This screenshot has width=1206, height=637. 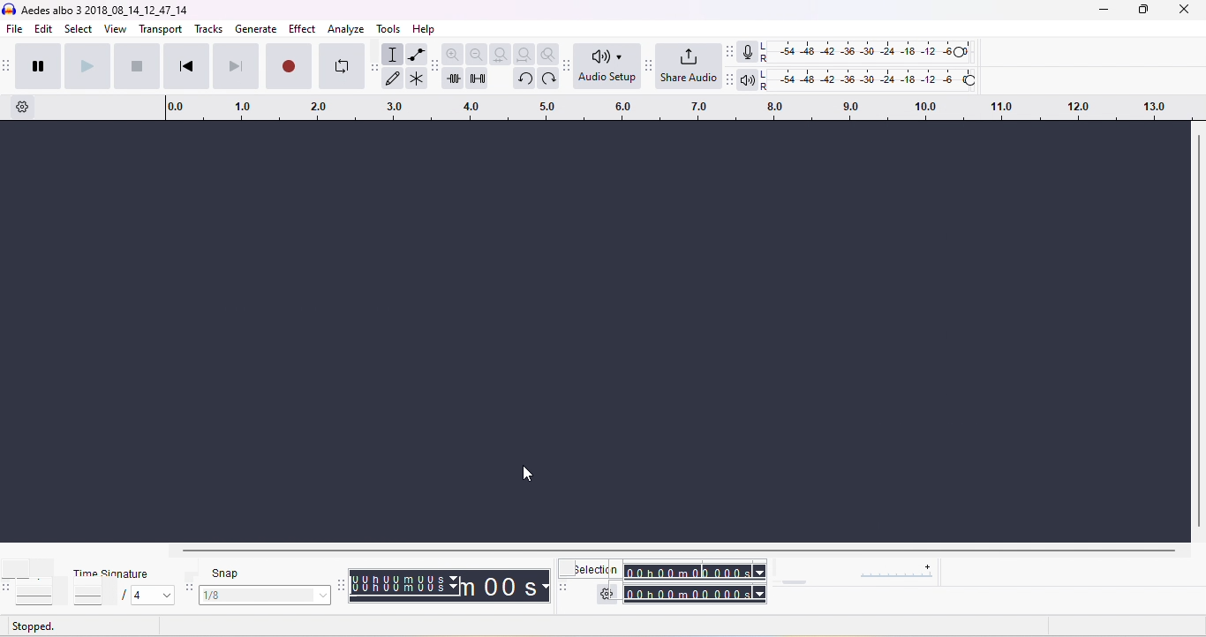 What do you see at coordinates (38, 64) in the screenshot?
I see `pause` at bounding box center [38, 64].